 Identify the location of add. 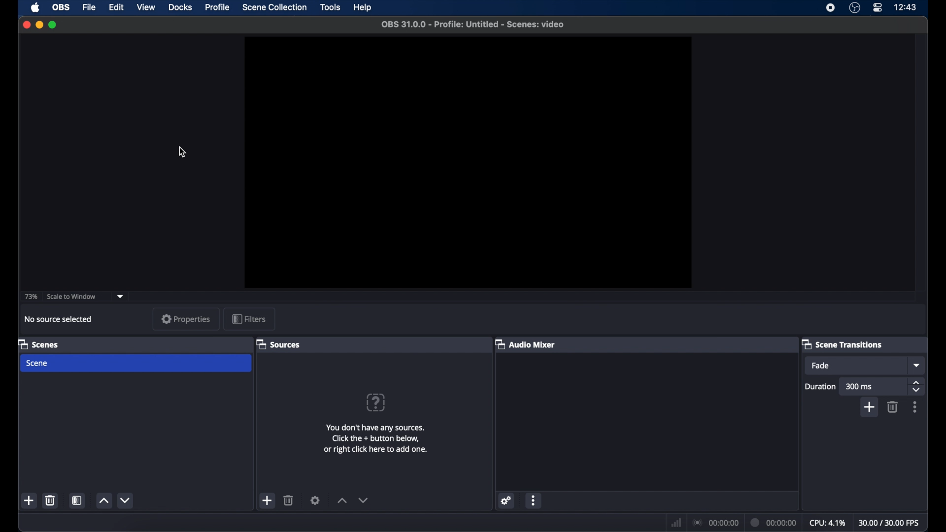
(266, 501).